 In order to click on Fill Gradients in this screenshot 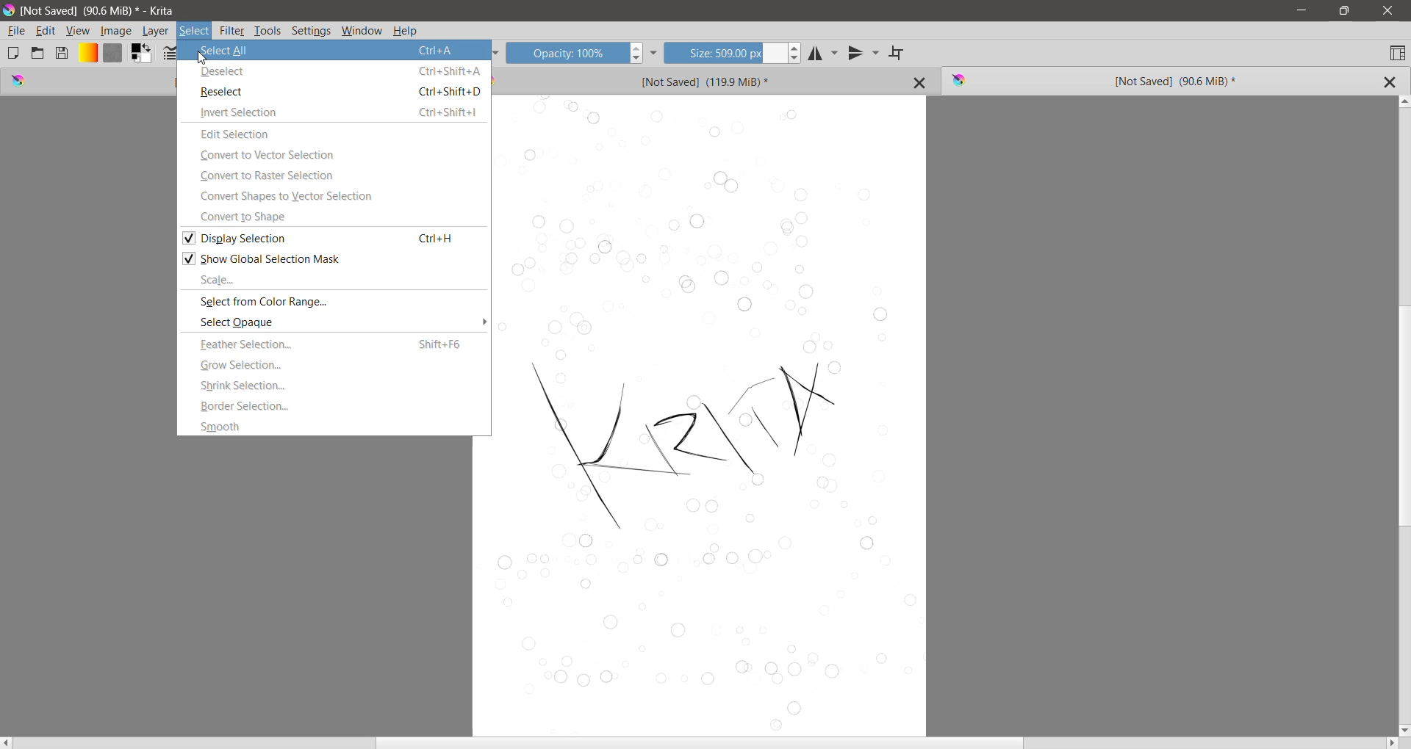, I will do `click(87, 54)`.